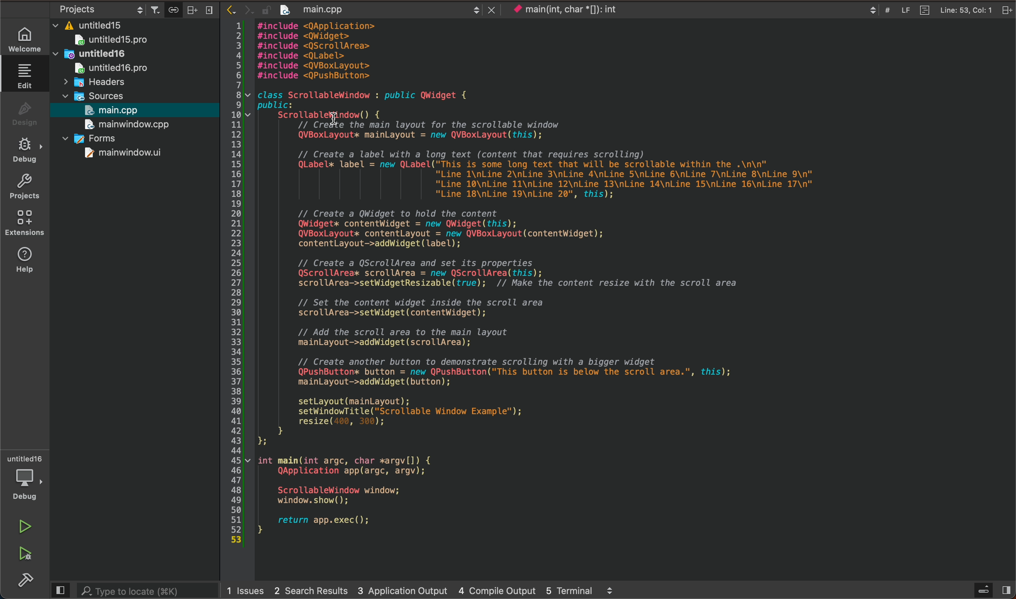  I want to click on filter, so click(156, 10).